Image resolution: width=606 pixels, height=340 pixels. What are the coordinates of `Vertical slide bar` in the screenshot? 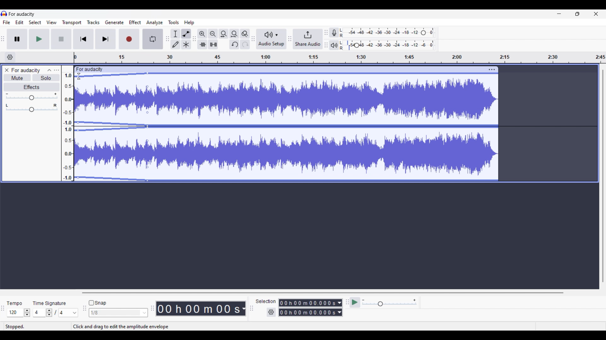 It's located at (603, 176).